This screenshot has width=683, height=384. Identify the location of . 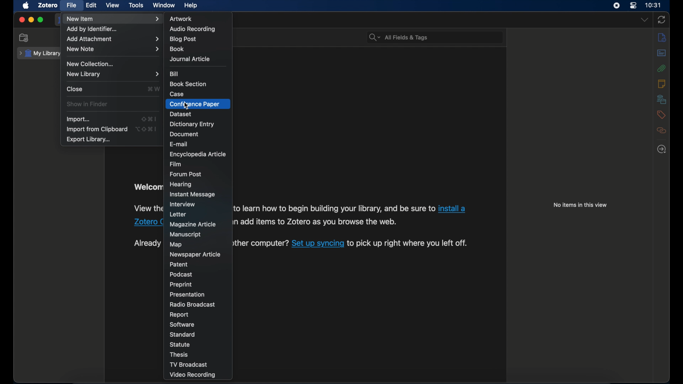
(147, 222).